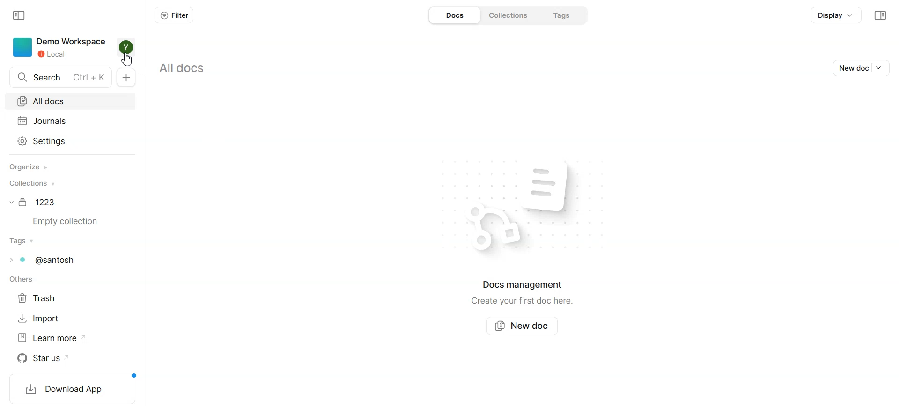  What do you see at coordinates (52, 338) in the screenshot?
I see `Learn more` at bounding box center [52, 338].